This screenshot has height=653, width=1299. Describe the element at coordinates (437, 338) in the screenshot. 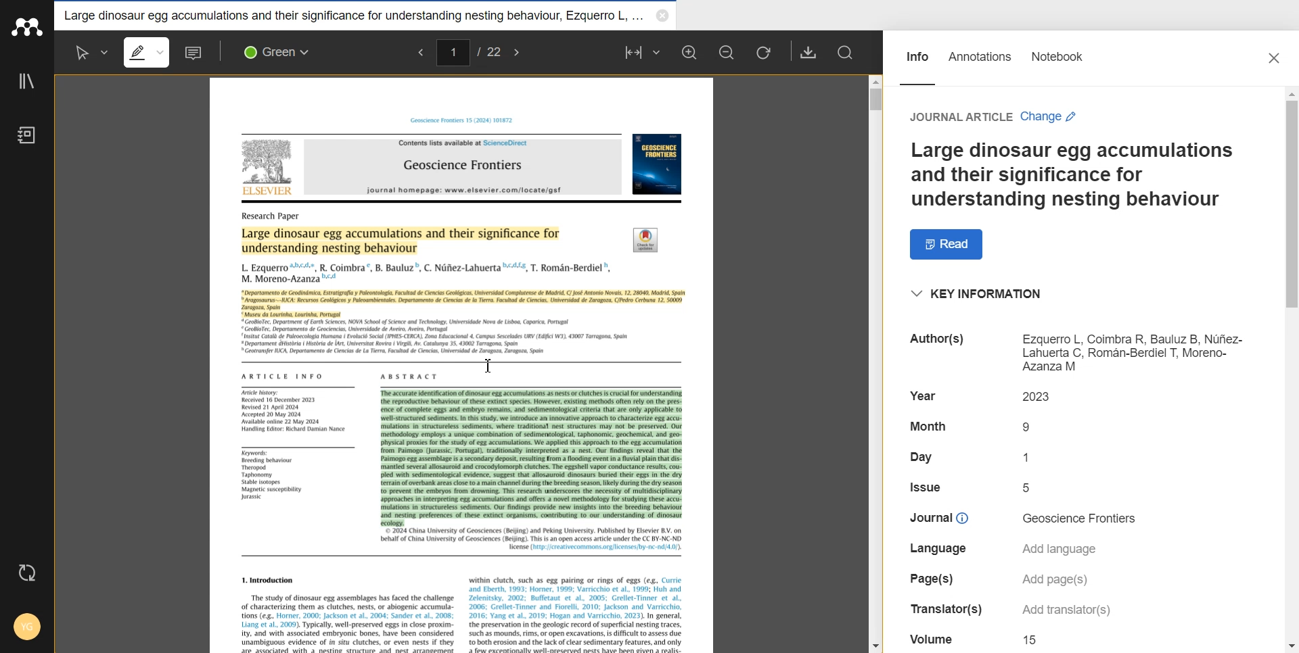

I see `text paragraph` at that location.